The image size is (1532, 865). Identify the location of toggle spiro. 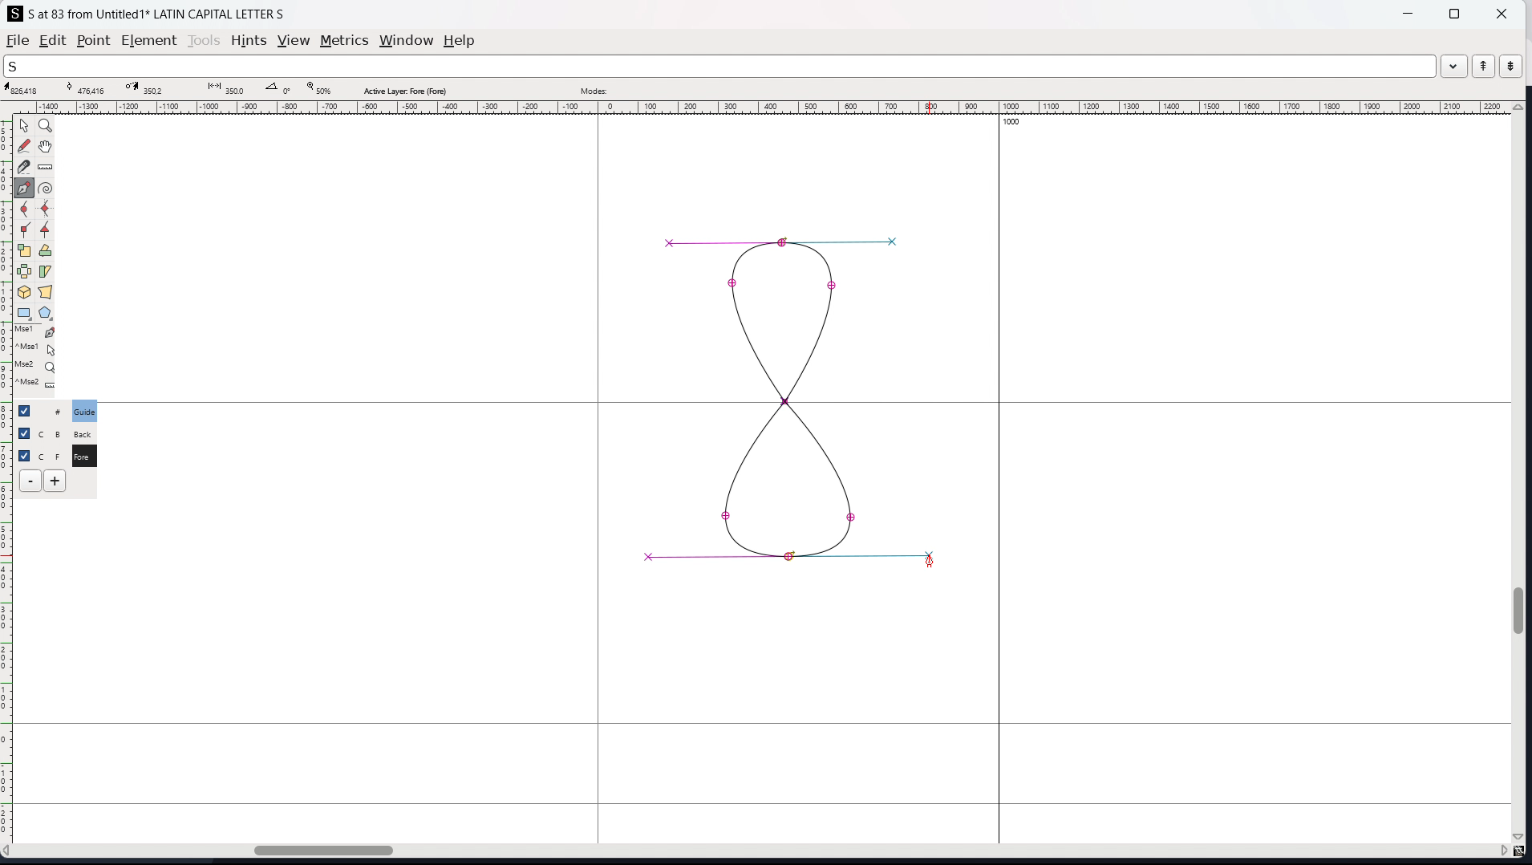
(46, 188).